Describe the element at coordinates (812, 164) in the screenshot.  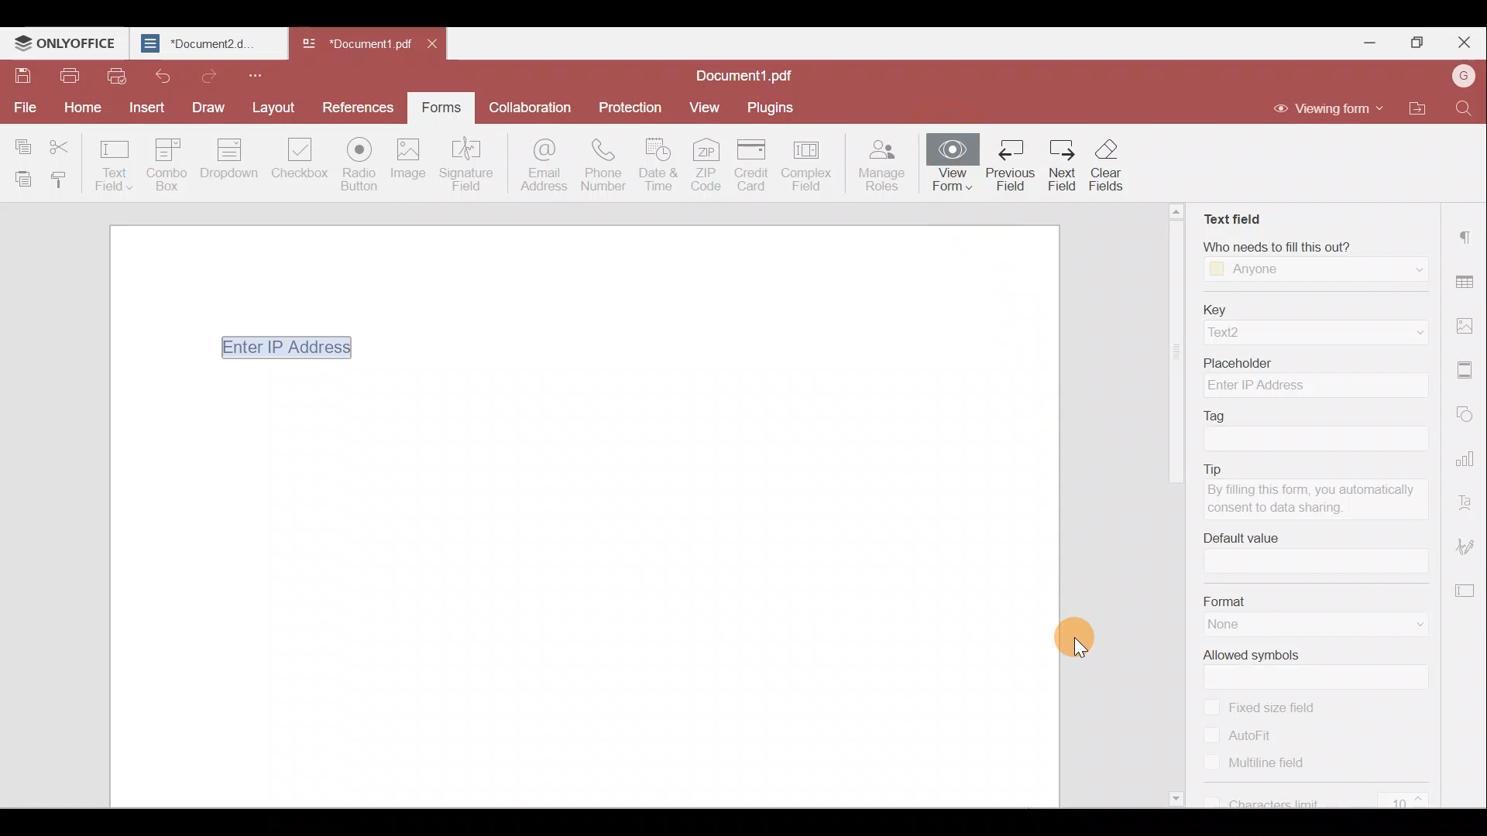
I see `Complex field` at that location.